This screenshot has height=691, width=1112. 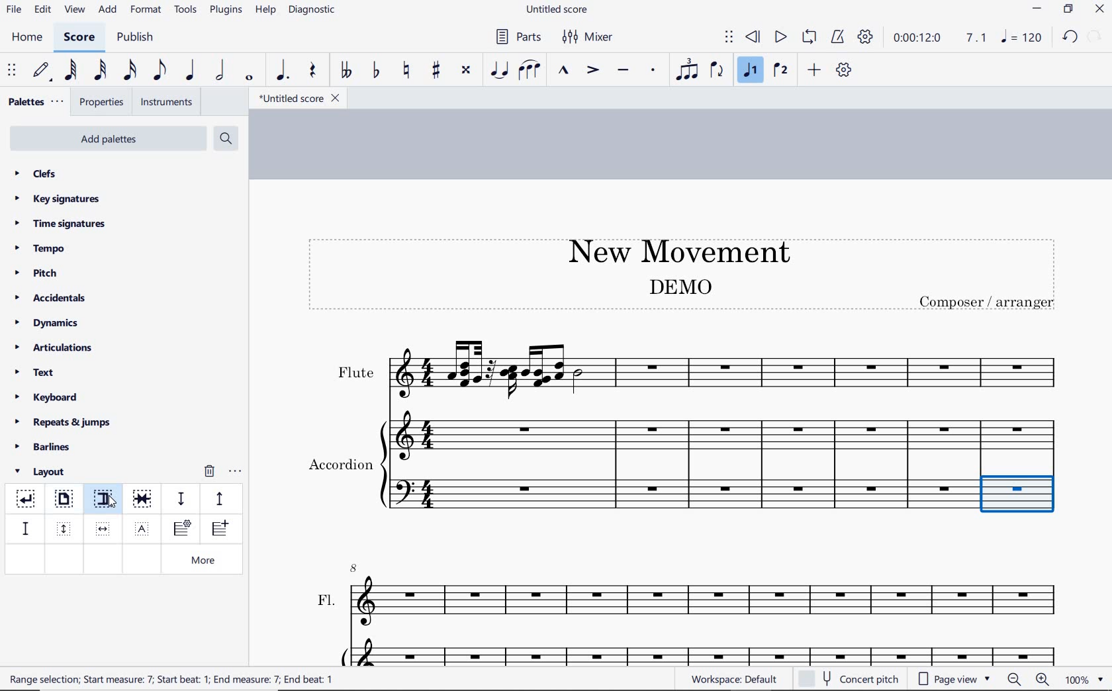 What do you see at coordinates (729, 38) in the screenshot?
I see `select to move` at bounding box center [729, 38].